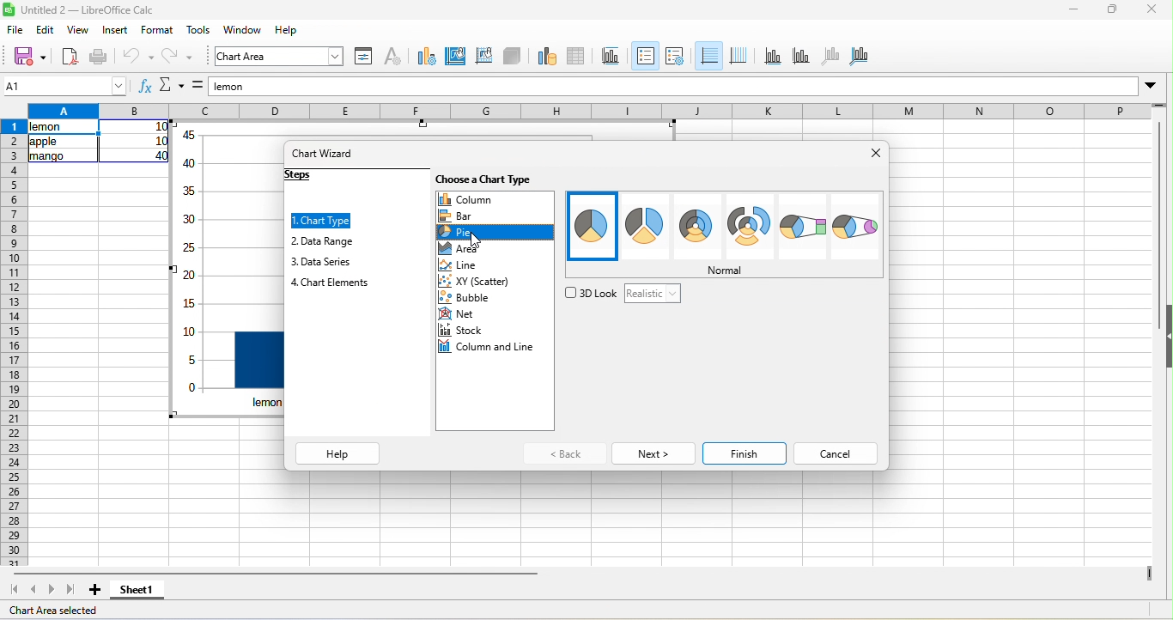 Image resolution: width=1173 pixels, height=620 pixels. I want to click on export directly as pdf, so click(70, 56).